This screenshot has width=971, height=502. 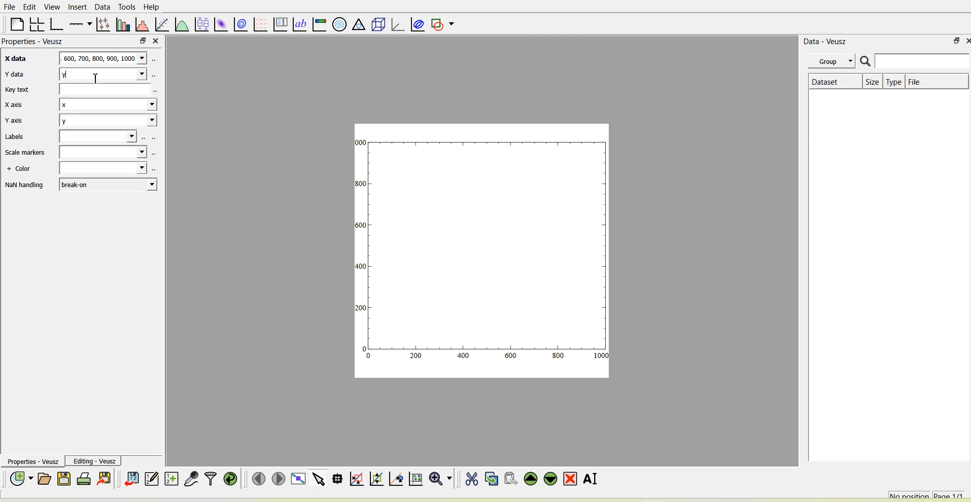 I want to click on Plot covariance ellipses, so click(x=417, y=23).